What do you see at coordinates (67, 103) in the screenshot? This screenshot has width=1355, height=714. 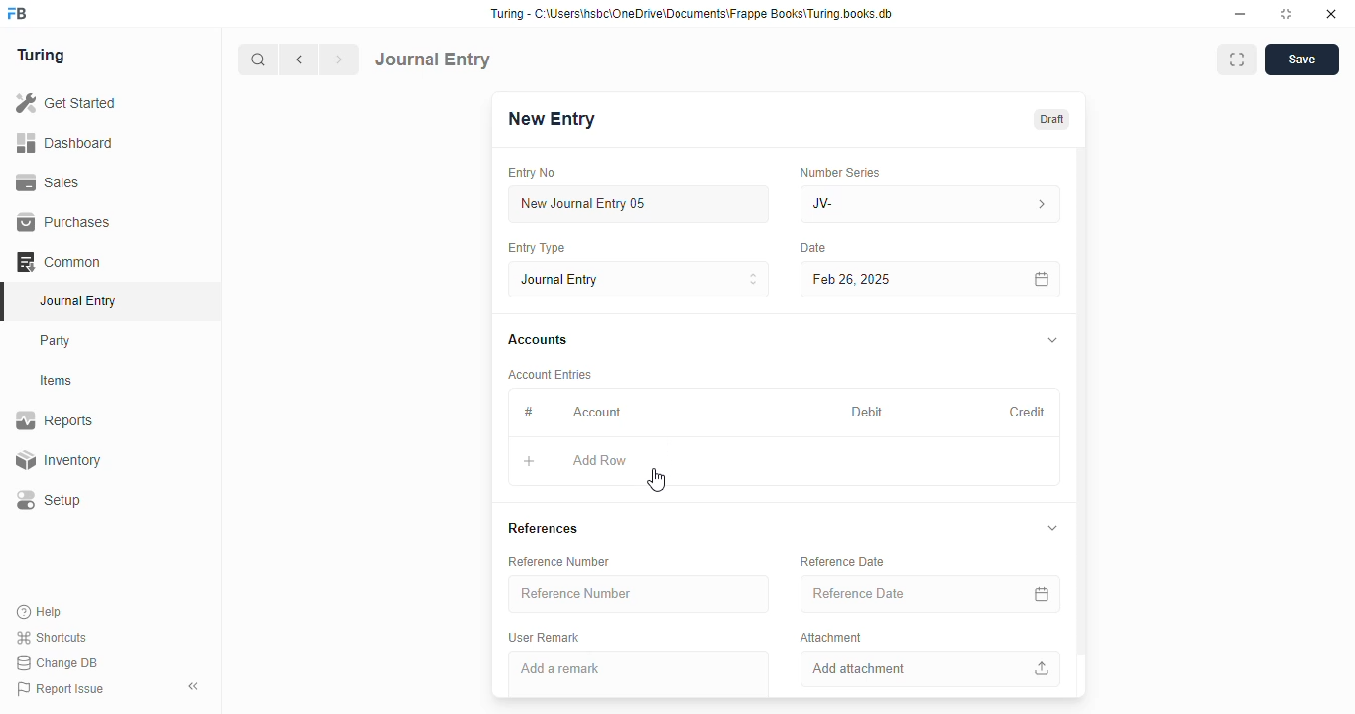 I see `get started` at bounding box center [67, 103].